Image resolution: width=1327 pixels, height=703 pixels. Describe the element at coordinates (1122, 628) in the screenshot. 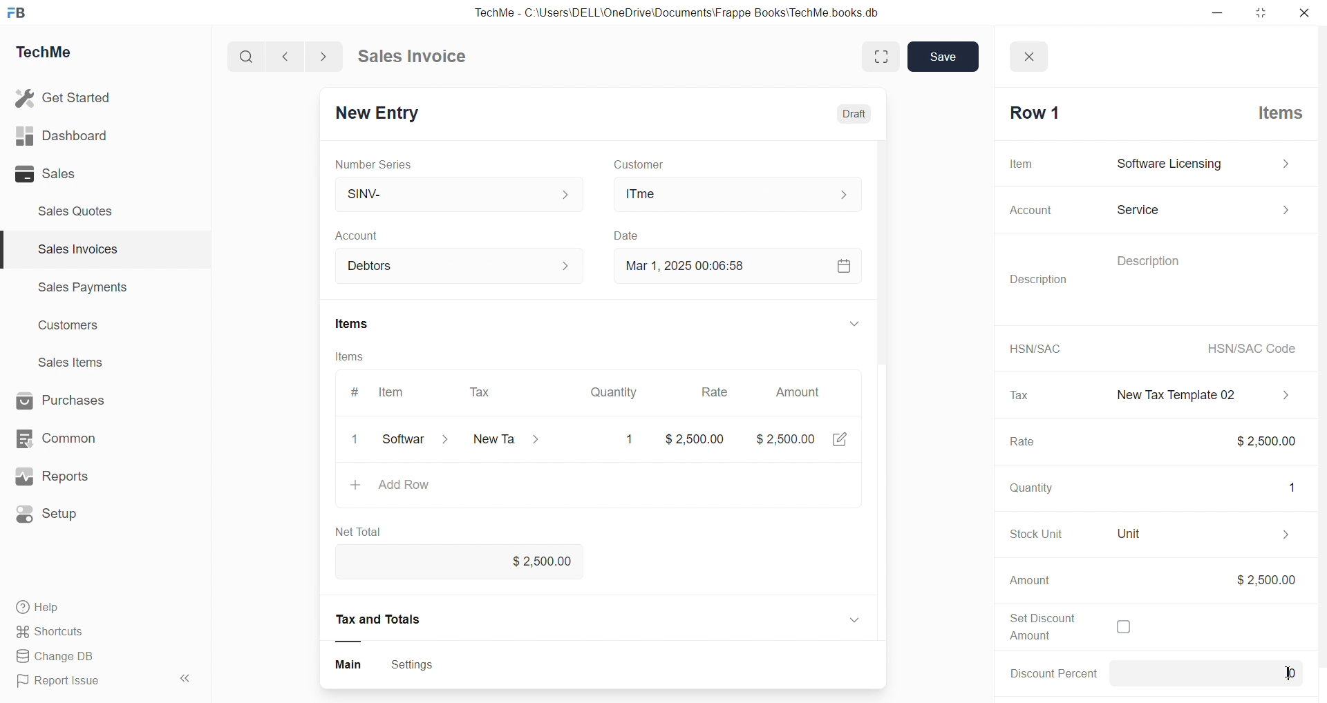

I see `checkbox` at that location.